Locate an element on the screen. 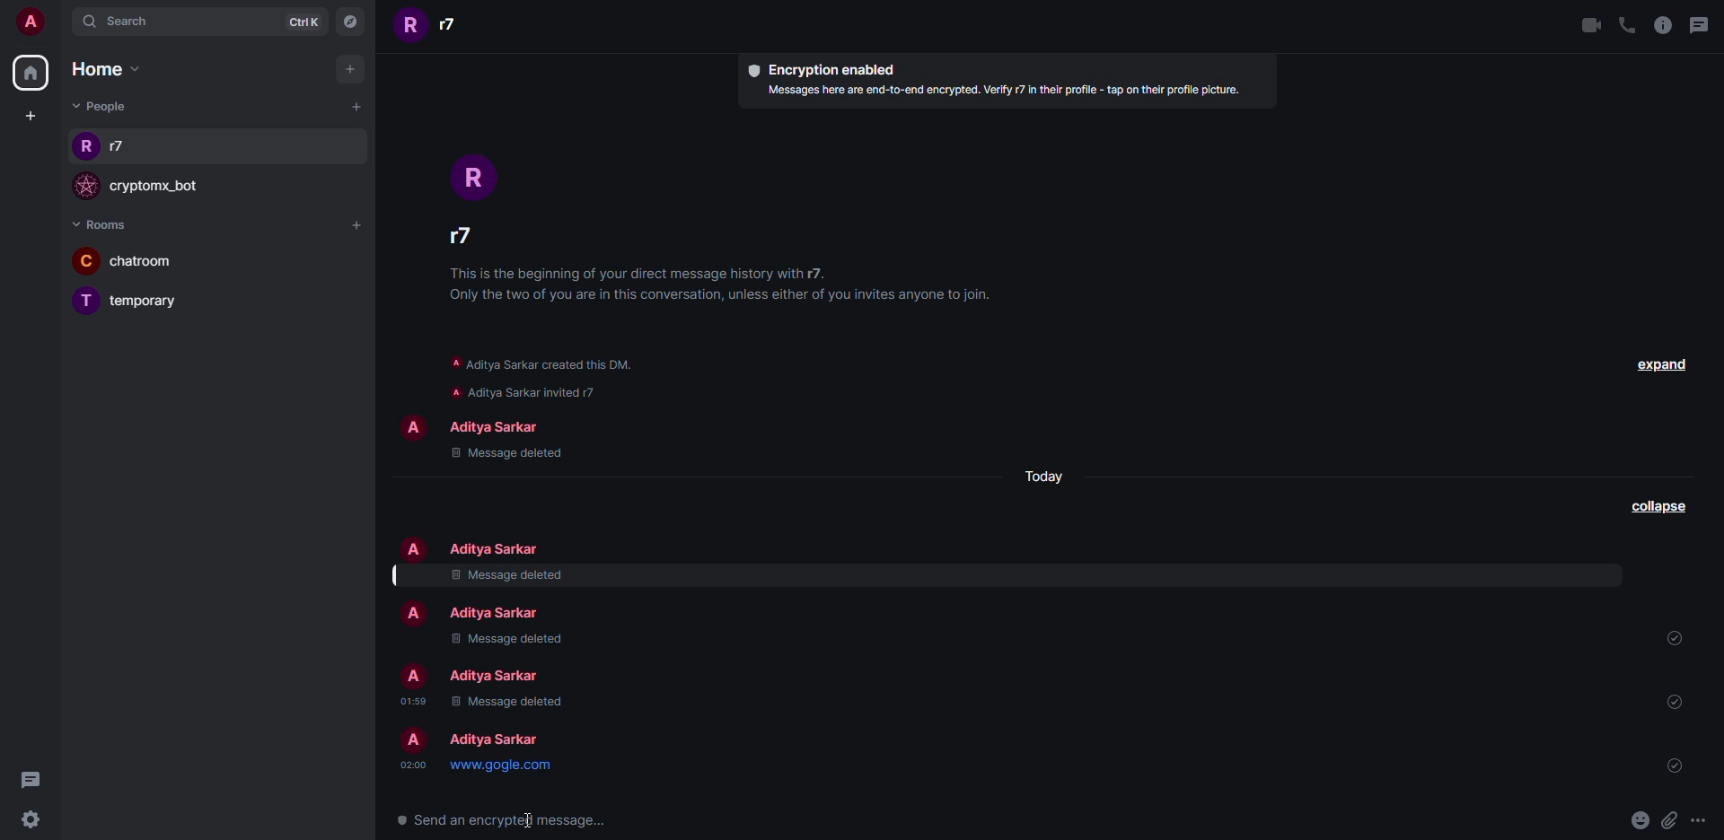 Image resolution: width=1724 pixels, height=840 pixels. people is located at coordinates (496, 549).